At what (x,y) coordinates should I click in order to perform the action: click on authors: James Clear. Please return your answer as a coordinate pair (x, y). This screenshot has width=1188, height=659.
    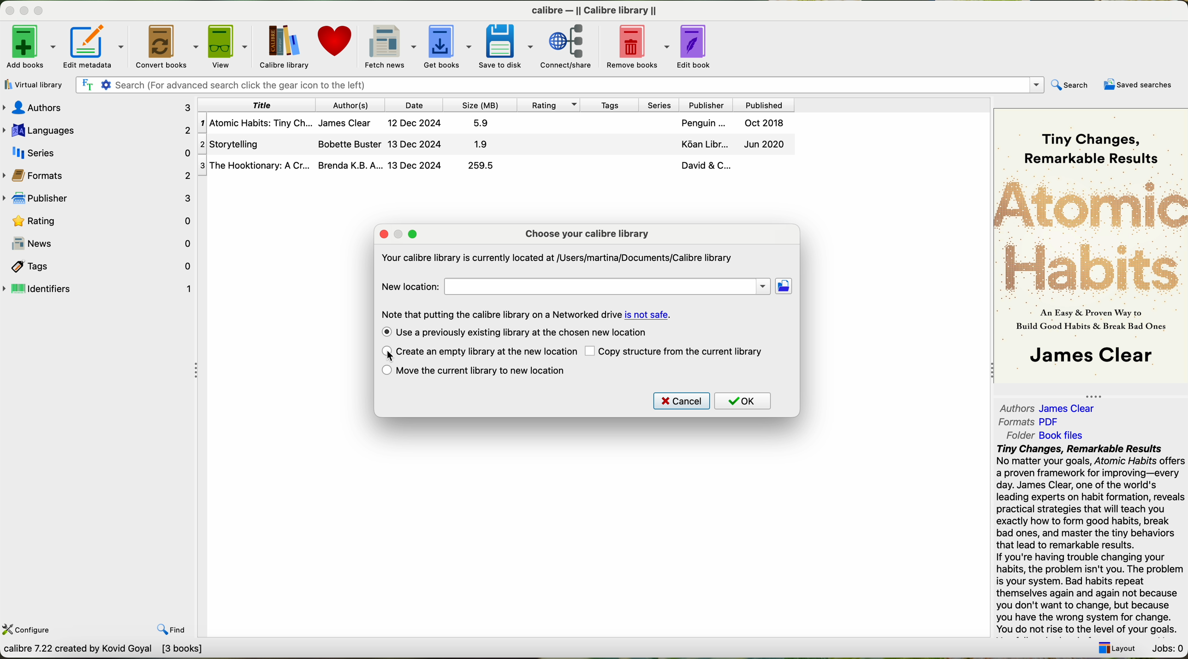
    Looking at the image, I should click on (1045, 406).